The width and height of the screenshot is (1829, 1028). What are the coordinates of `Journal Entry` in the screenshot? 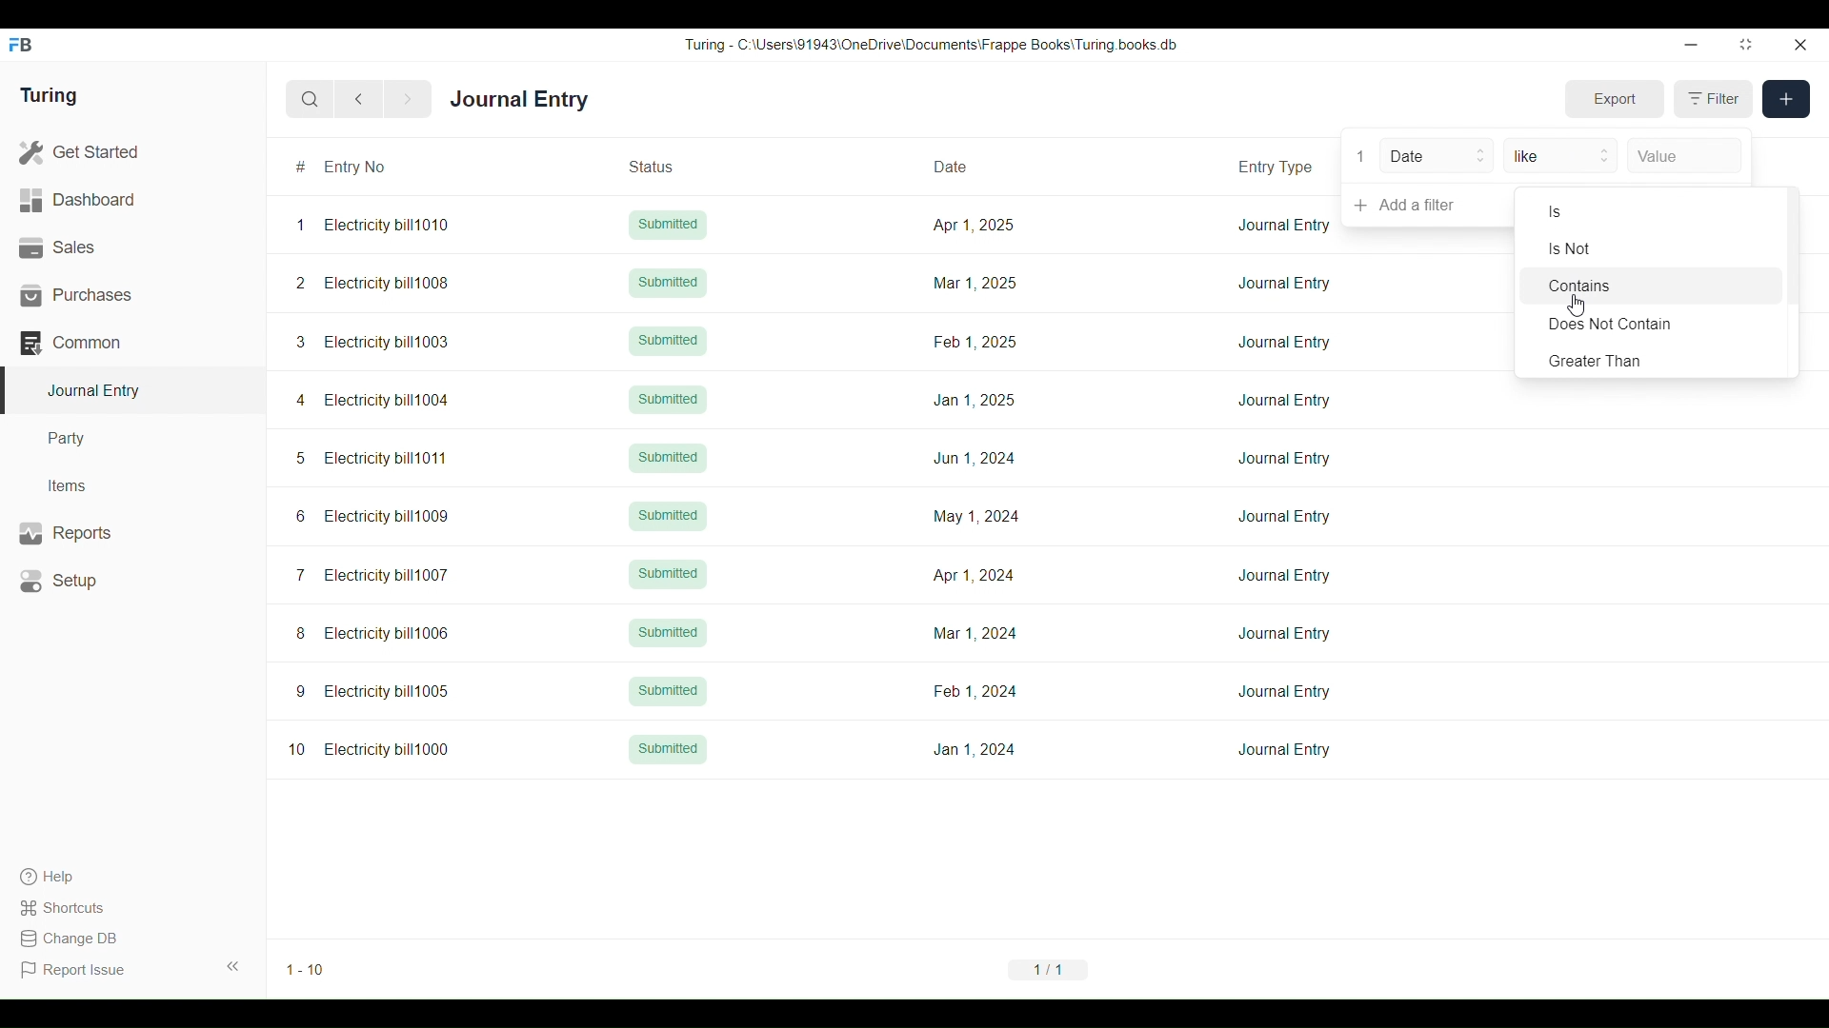 It's located at (1285, 517).